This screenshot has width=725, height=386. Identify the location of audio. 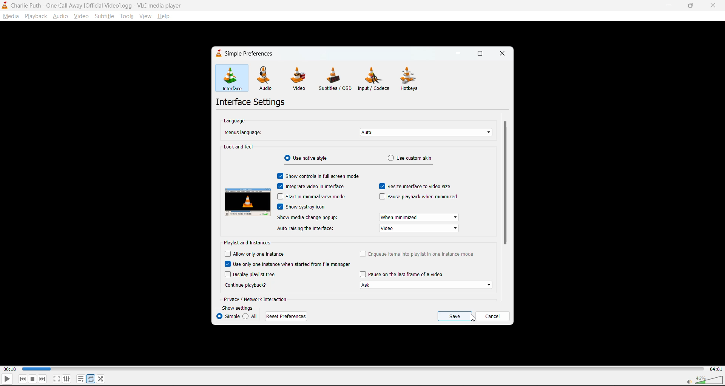
(267, 78).